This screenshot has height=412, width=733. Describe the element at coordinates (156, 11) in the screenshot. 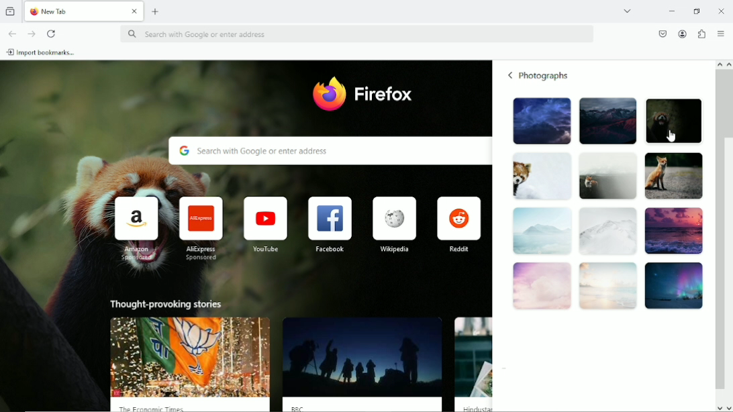

I see `New tab` at that location.